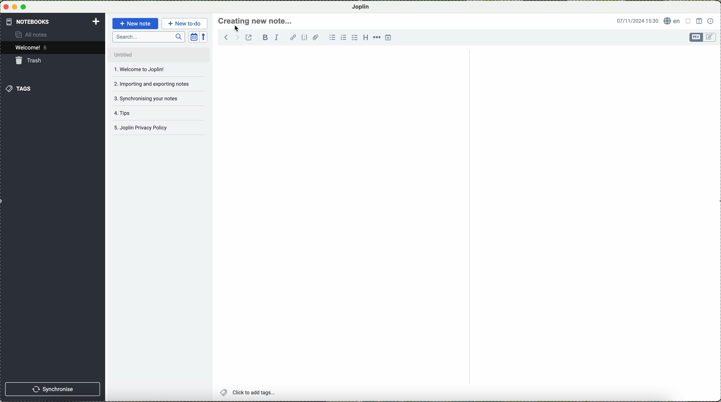 This screenshot has width=721, height=402. Describe the element at coordinates (316, 37) in the screenshot. I see `attach file` at that location.